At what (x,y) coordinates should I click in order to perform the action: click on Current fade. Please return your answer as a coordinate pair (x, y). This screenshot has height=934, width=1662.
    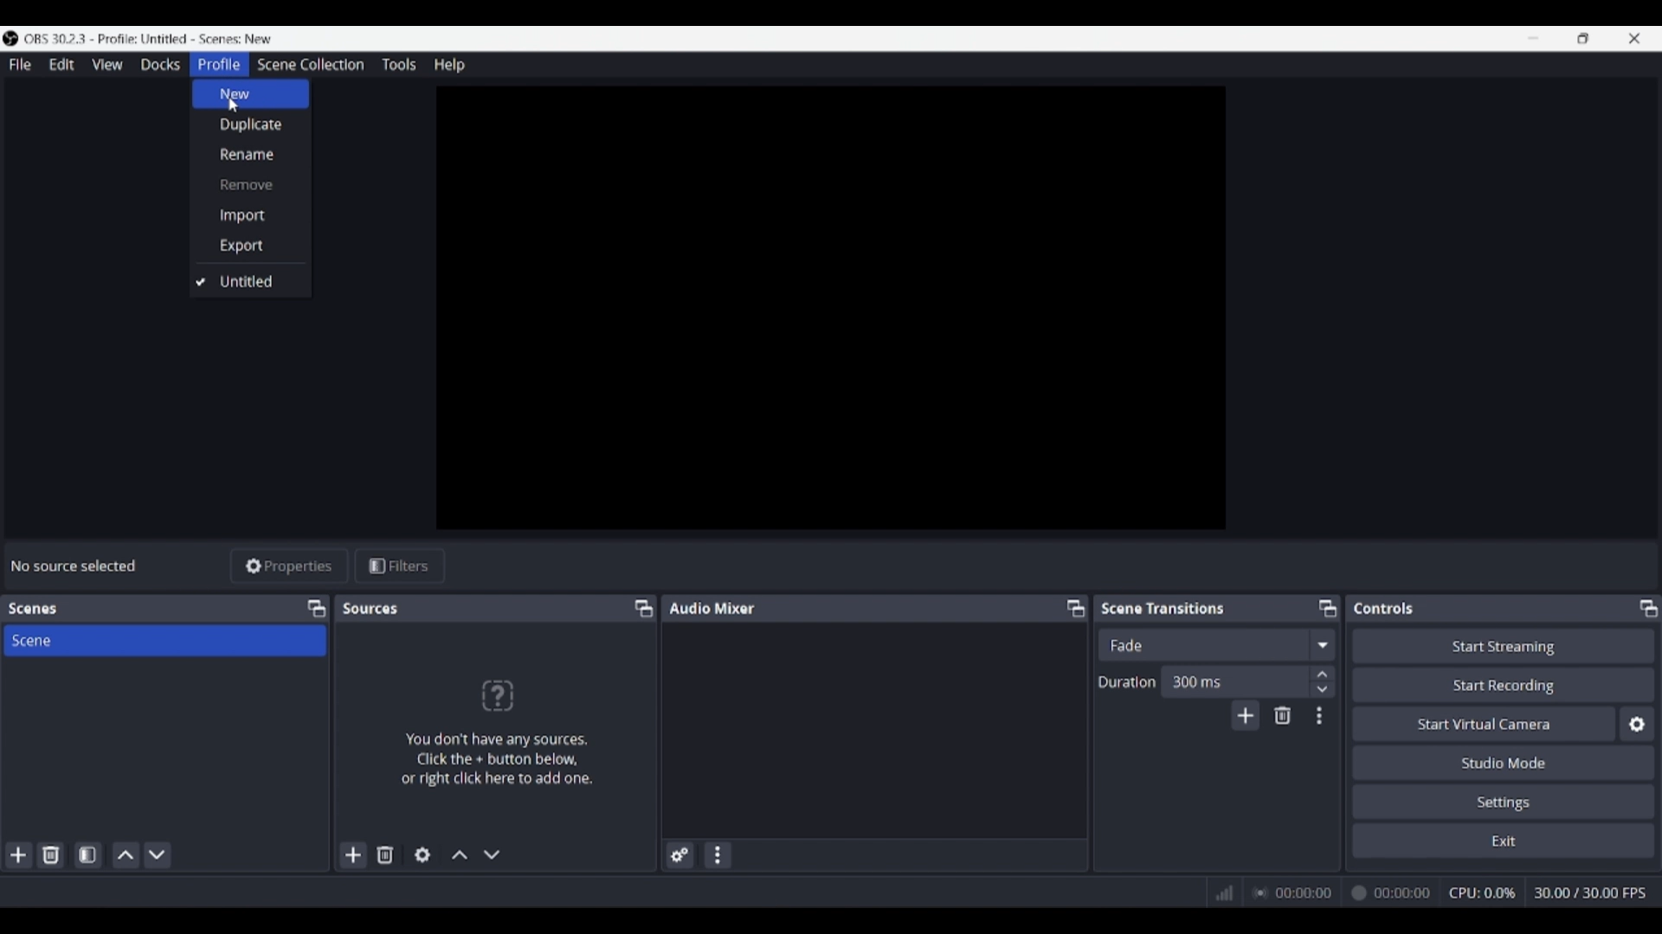
    Looking at the image, I should click on (1202, 644).